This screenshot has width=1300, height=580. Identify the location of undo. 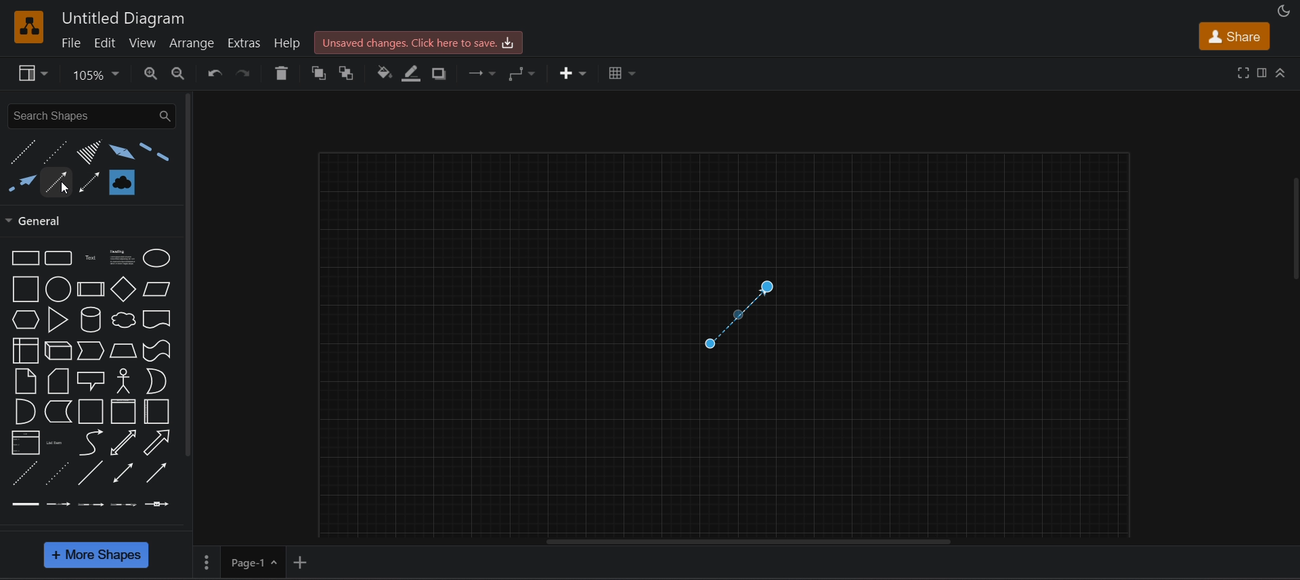
(214, 74).